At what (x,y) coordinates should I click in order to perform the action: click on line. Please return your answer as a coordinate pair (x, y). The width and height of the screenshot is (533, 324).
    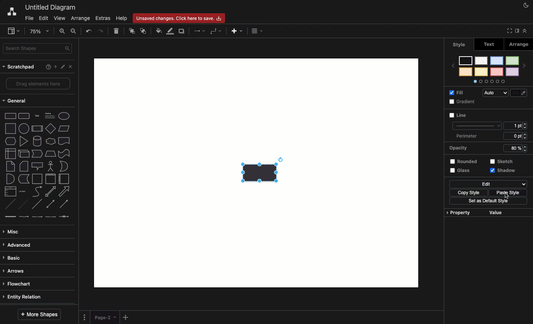
    Looking at the image, I should click on (37, 205).